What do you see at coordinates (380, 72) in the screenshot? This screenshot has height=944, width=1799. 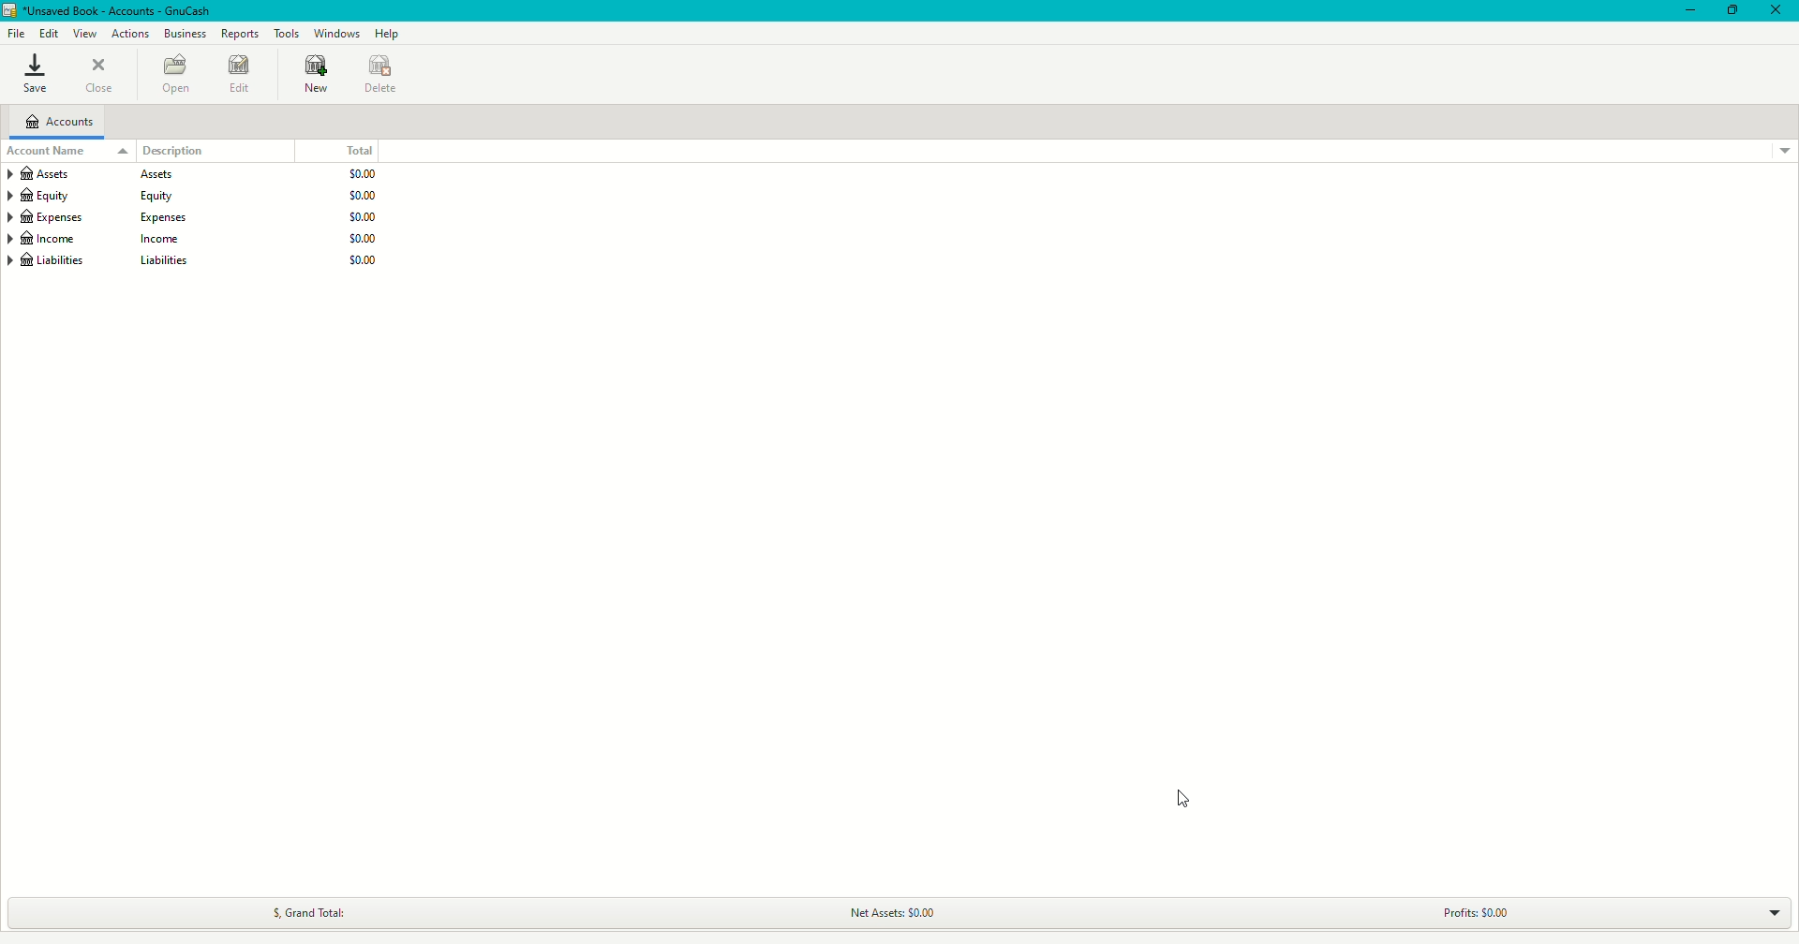 I see `Delete` at bounding box center [380, 72].